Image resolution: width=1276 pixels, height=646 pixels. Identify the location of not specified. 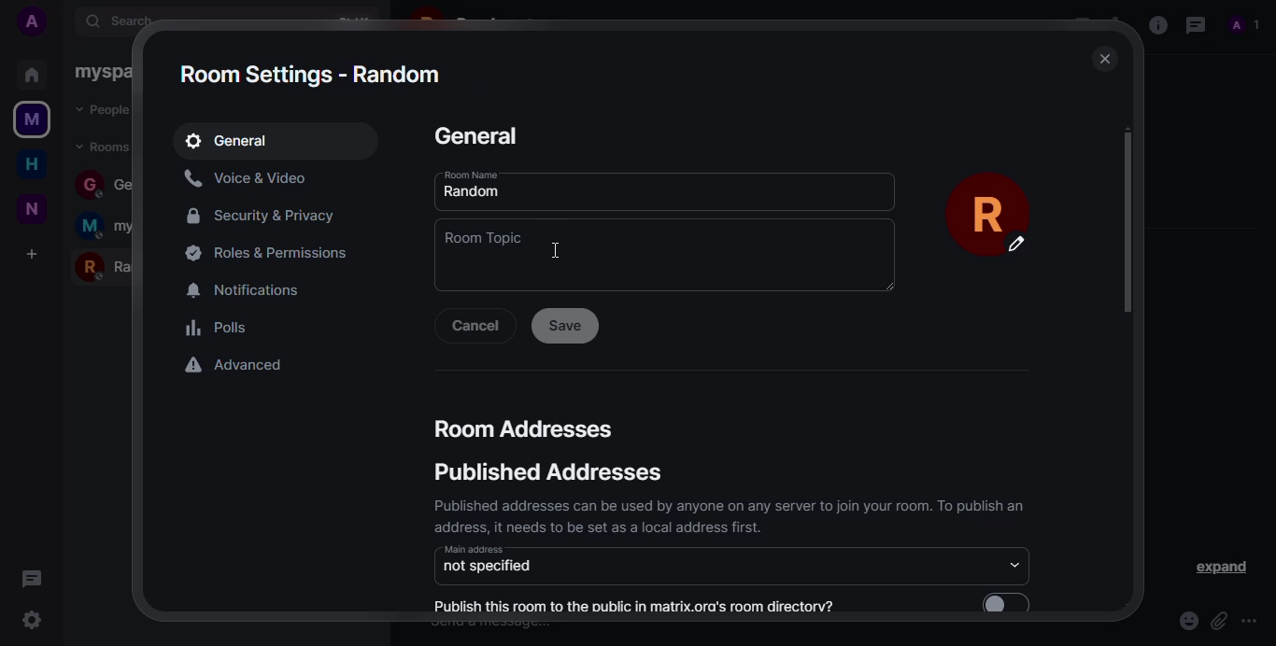
(492, 569).